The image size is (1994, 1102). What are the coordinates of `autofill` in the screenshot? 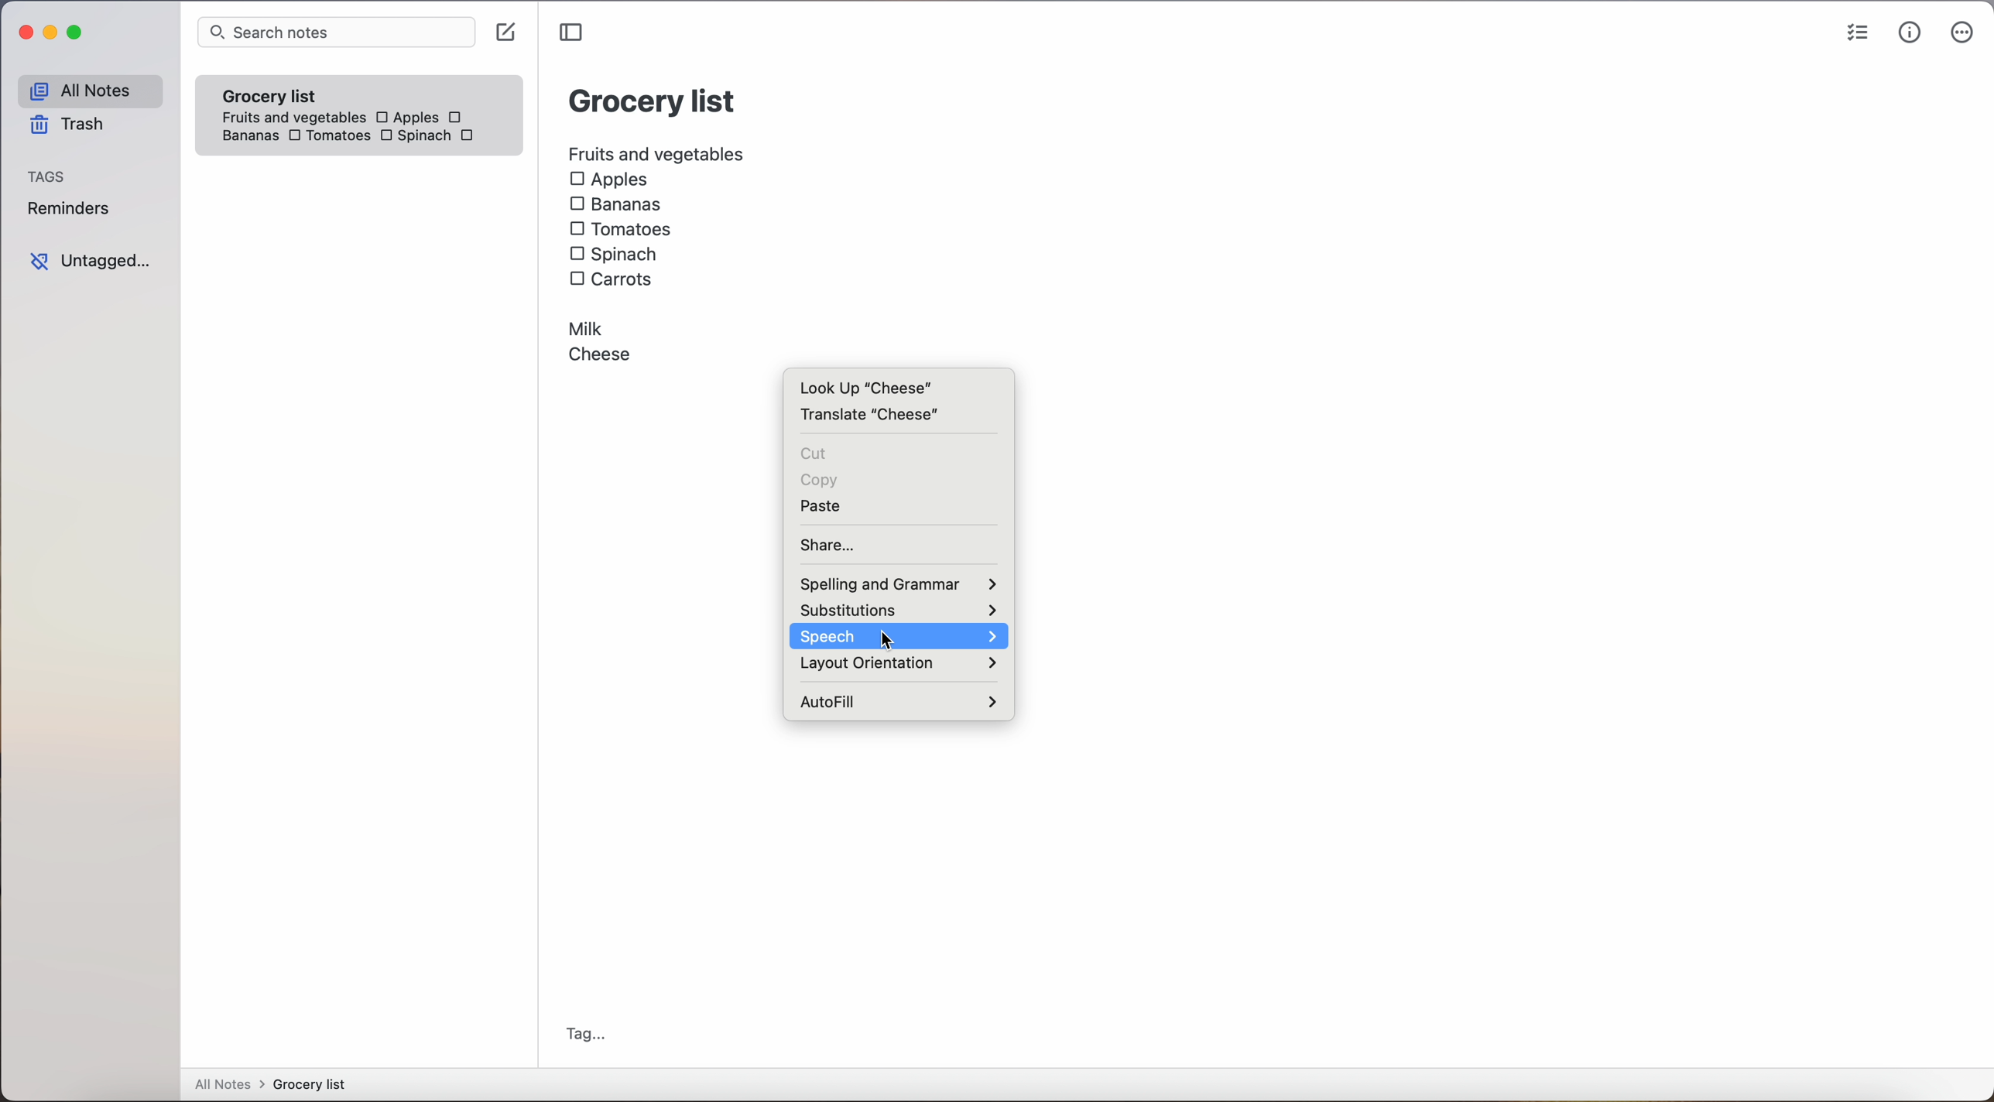 It's located at (899, 700).